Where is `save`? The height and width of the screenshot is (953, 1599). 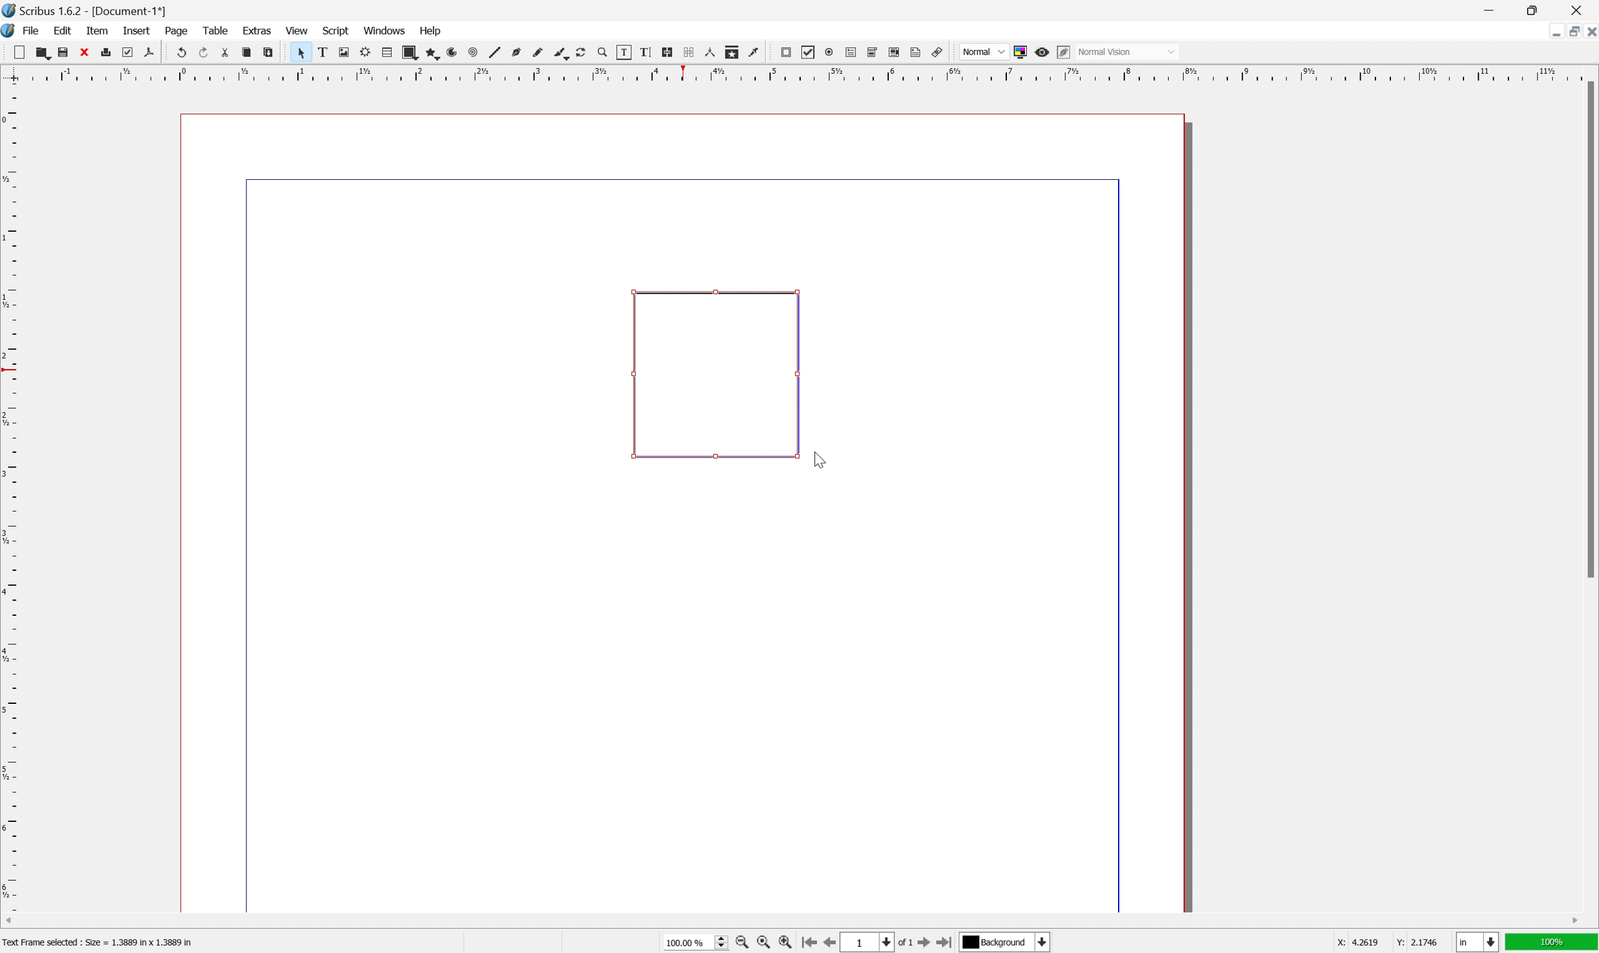 save is located at coordinates (64, 52).